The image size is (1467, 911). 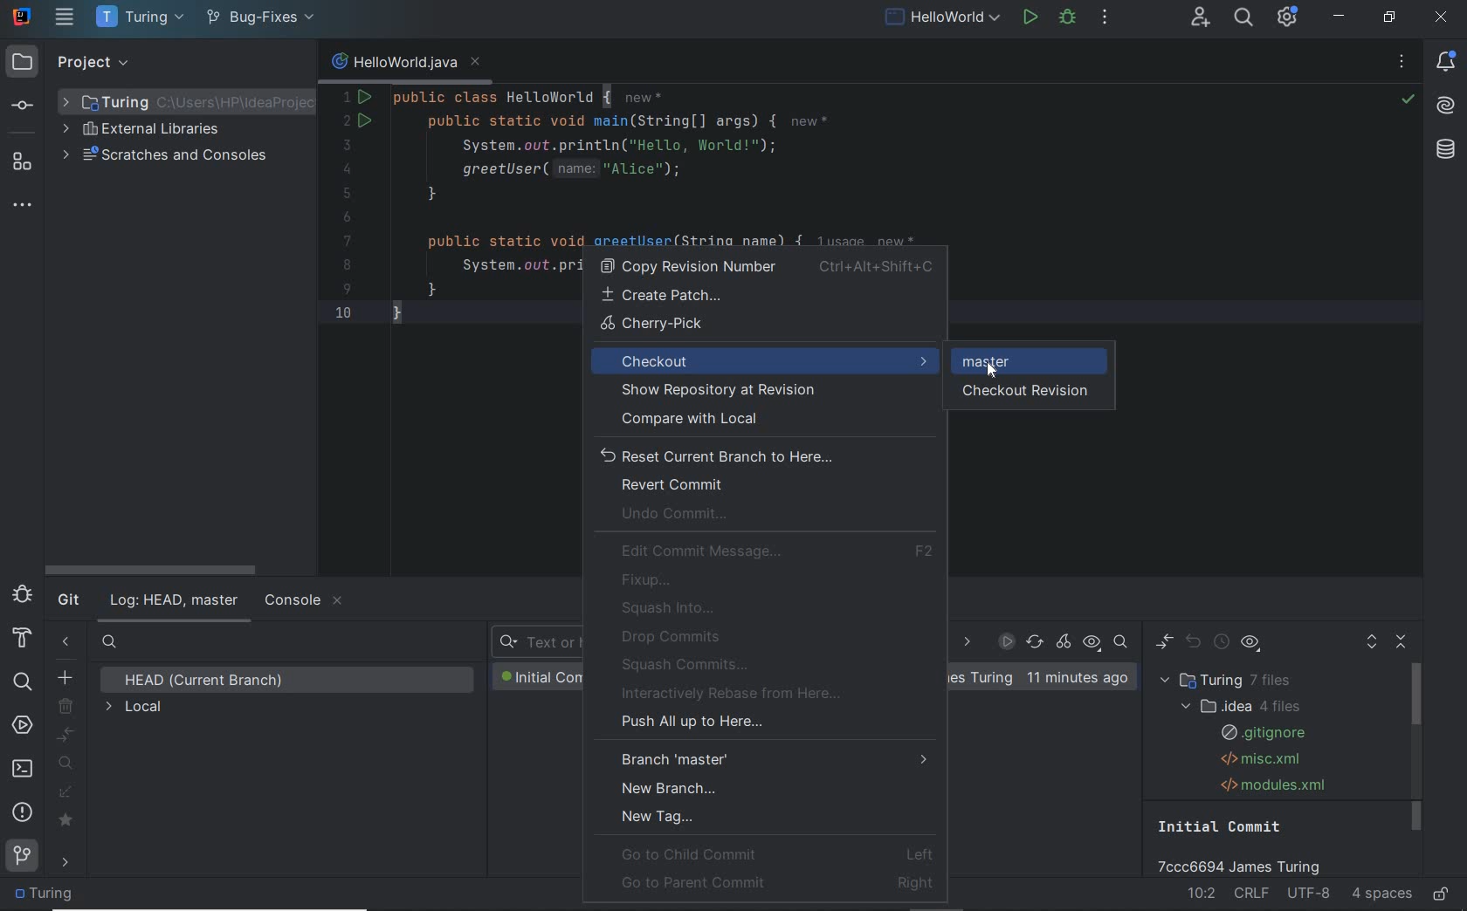 What do you see at coordinates (1221, 644) in the screenshot?
I see `history up to here` at bounding box center [1221, 644].